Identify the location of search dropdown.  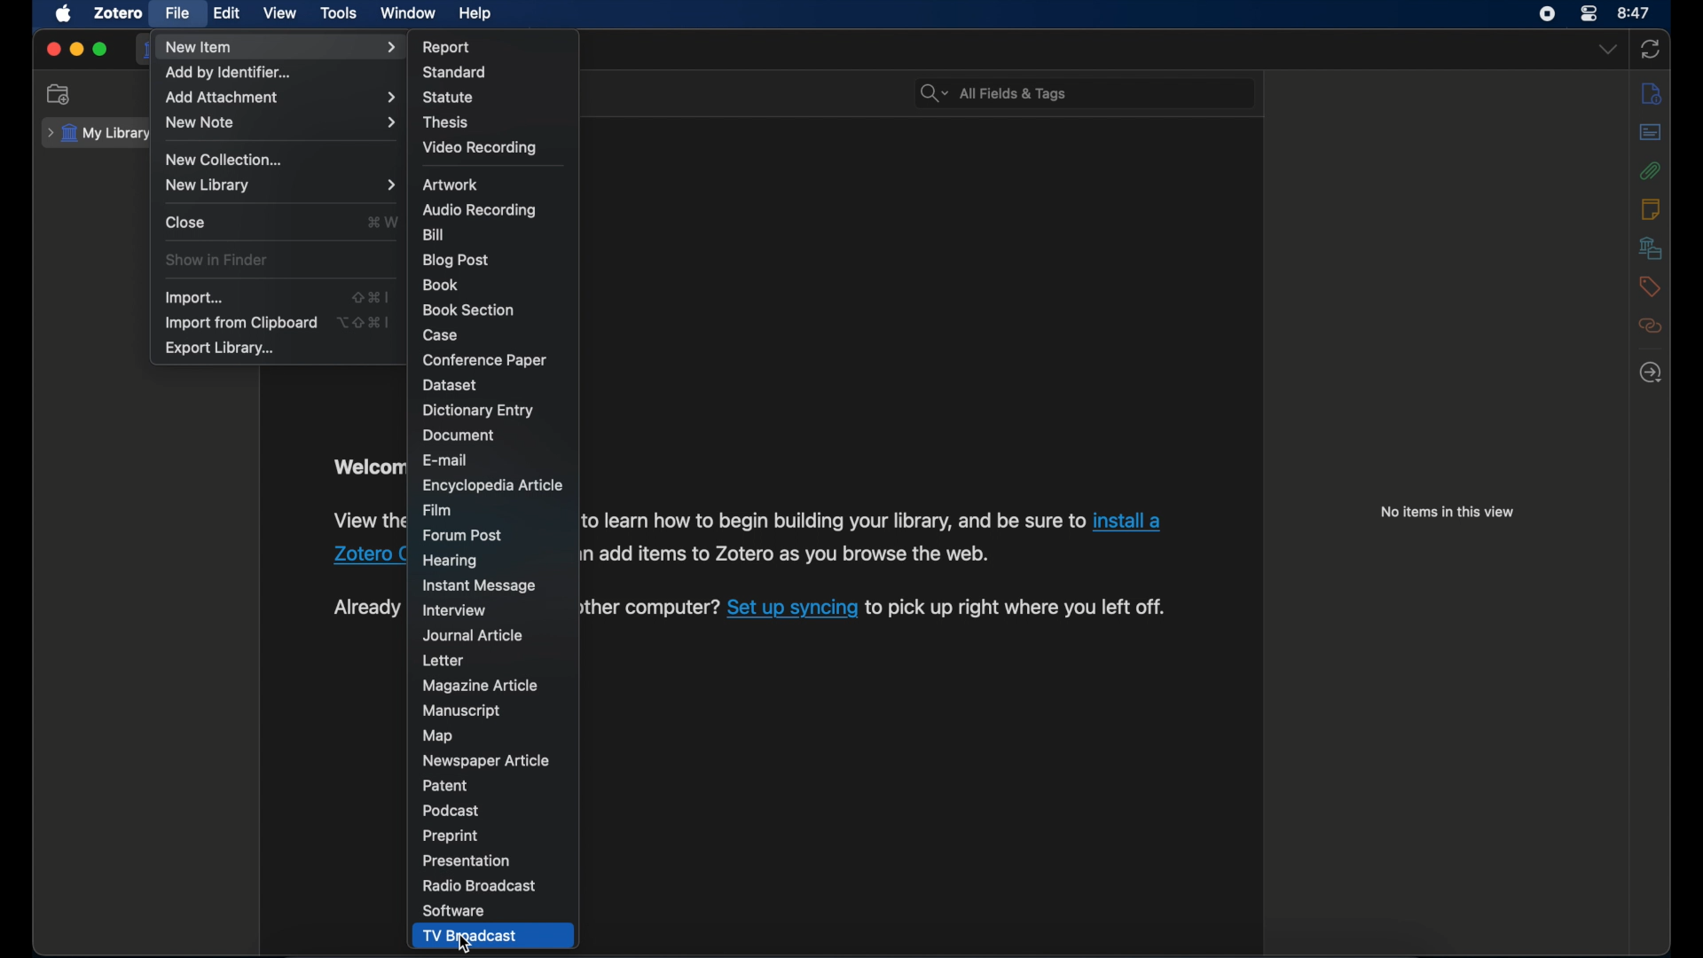
(933, 94).